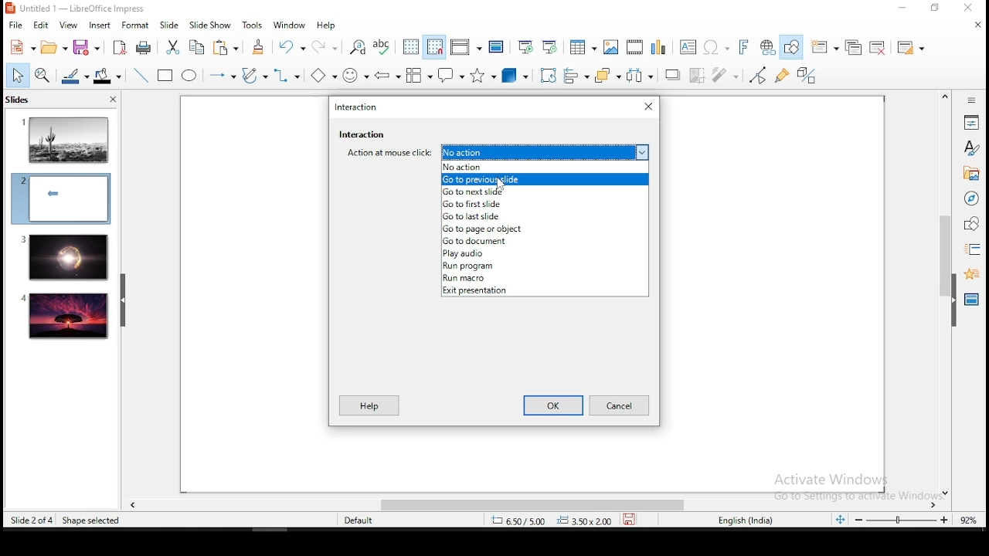 The width and height of the screenshot is (989, 556). What do you see at coordinates (172, 46) in the screenshot?
I see `cut` at bounding box center [172, 46].